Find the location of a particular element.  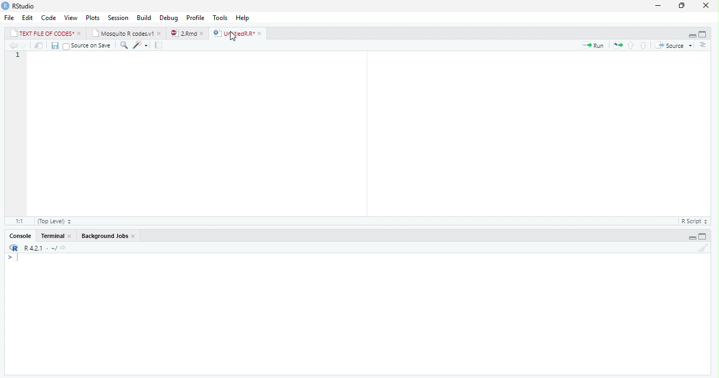

Tools is located at coordinates (222, 17).